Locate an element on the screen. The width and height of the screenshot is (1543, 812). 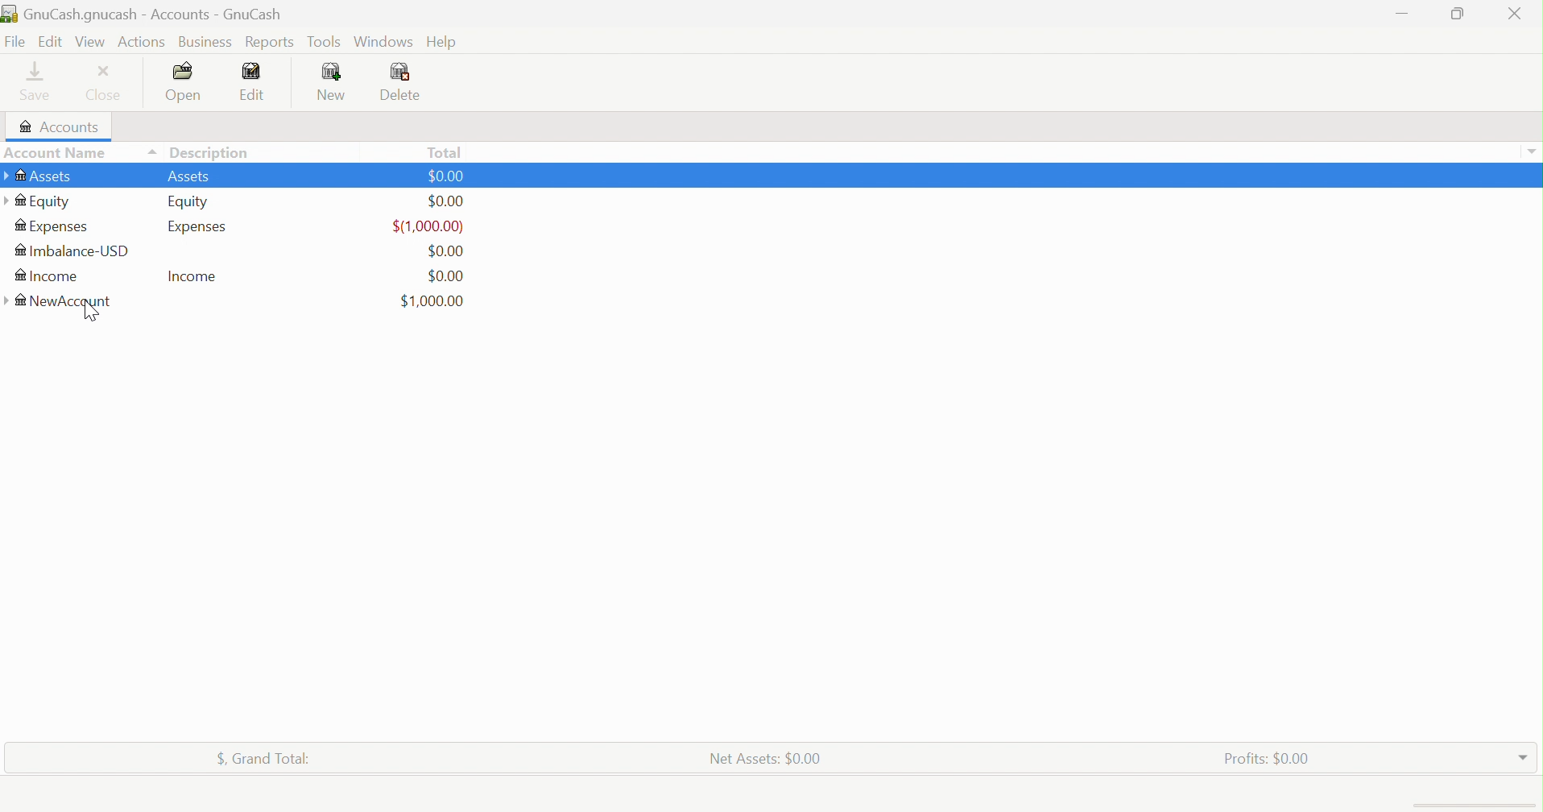
$0.00 is located at coordinates (448, 251).